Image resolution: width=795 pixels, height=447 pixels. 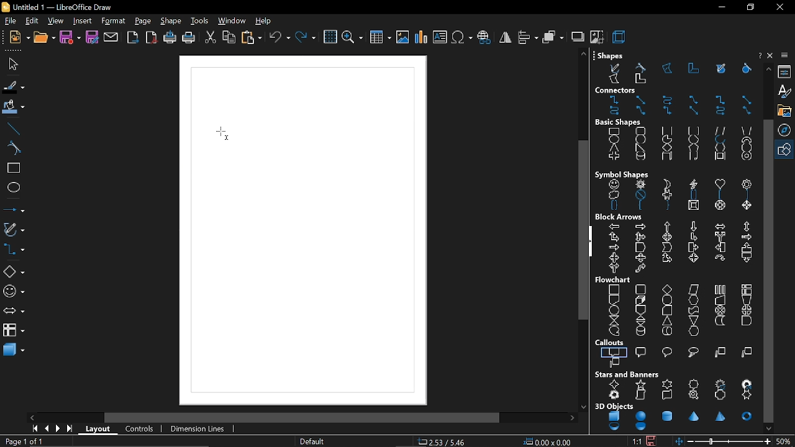 What do you see at coordinates (615, 226) in the screenshot?
I see `left arrow` at bounding box center [615, 226].